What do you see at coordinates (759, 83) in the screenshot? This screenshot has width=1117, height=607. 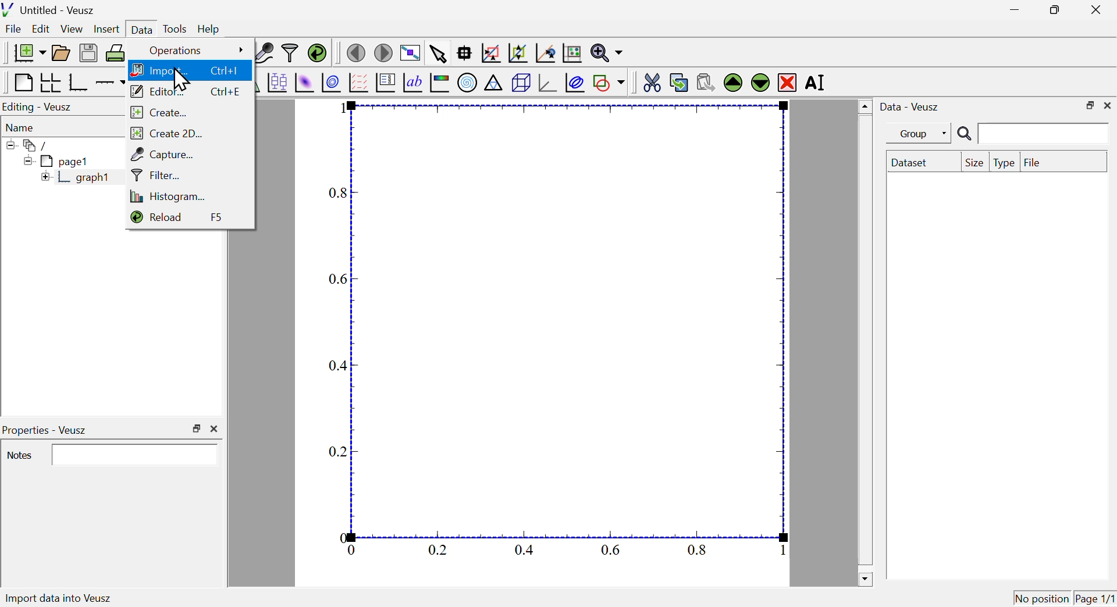 I see `move the selected widget down` at bounding box center [759, 83].